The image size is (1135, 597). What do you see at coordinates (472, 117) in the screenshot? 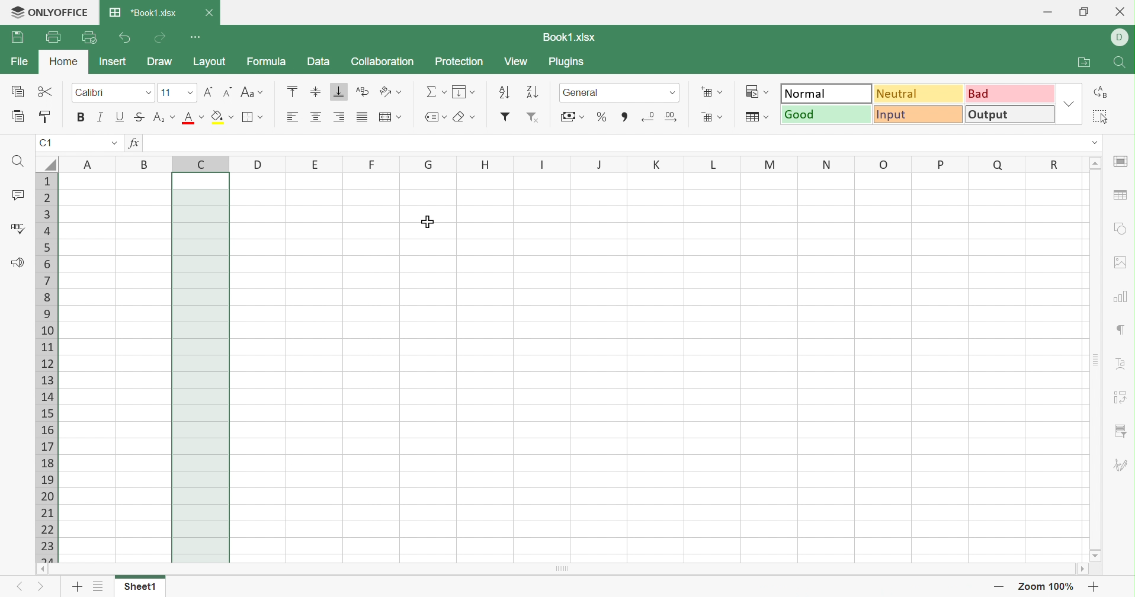
I see `Drop Down` at bounding box center [472, 117].